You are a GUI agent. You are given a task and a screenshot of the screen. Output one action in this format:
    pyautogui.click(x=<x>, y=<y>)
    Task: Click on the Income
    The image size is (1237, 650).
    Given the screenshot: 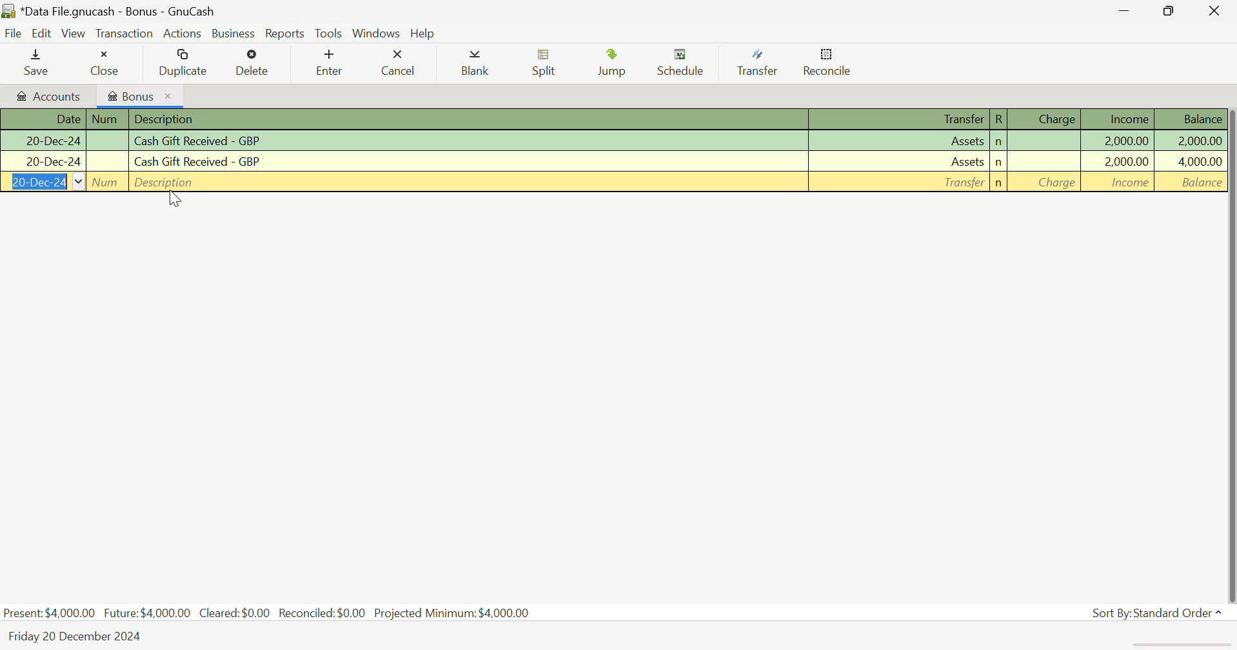 What is the action you would take?
    pyautogui.click(x=1120, y=182)
    